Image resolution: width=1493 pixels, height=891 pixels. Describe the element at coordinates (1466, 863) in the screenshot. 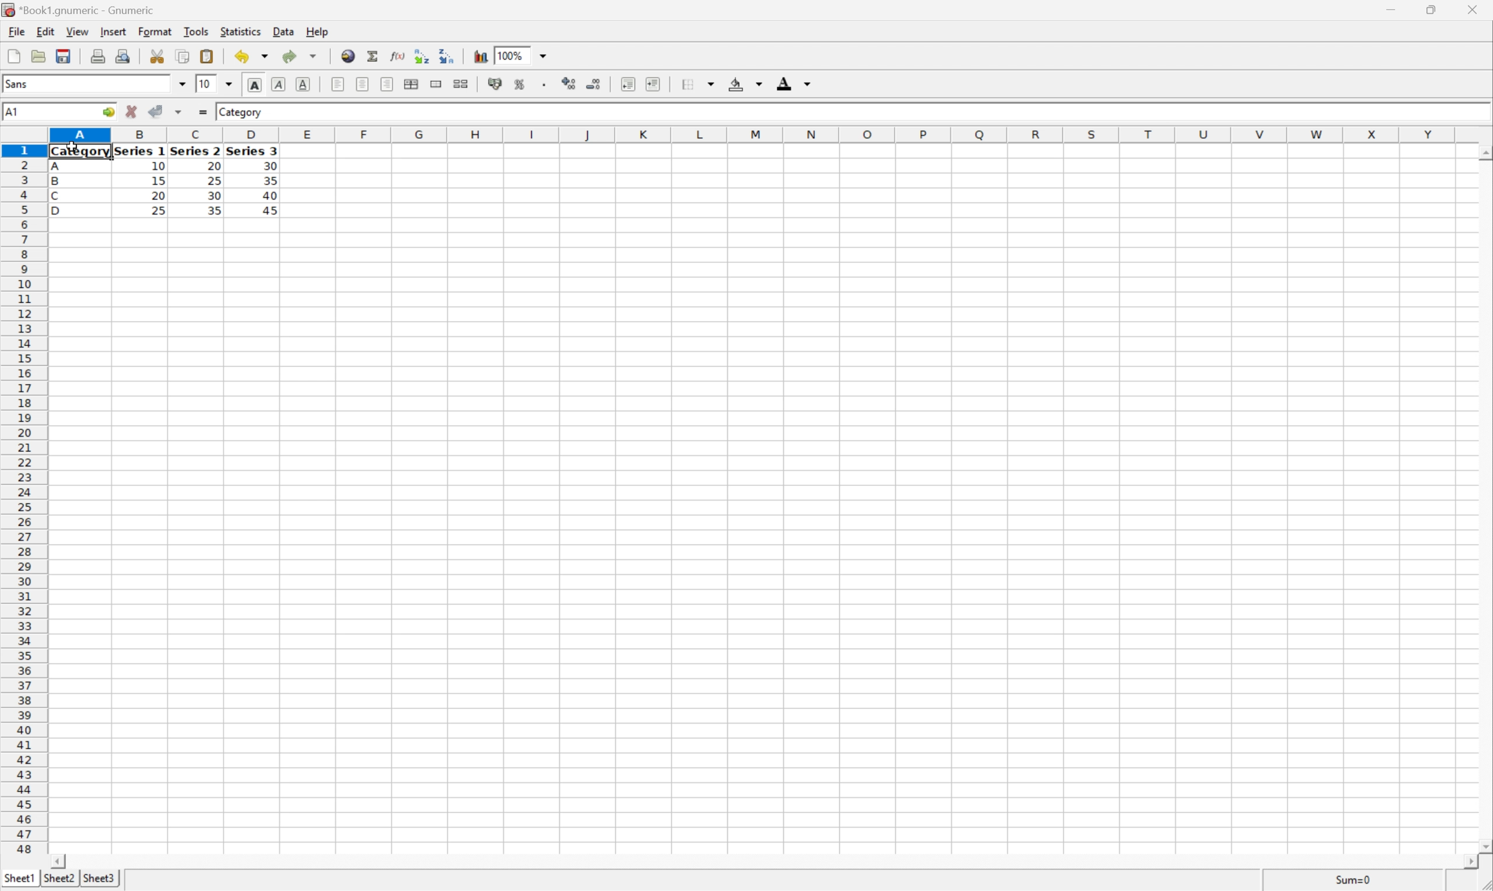

I see `Scroll Right` at that location.